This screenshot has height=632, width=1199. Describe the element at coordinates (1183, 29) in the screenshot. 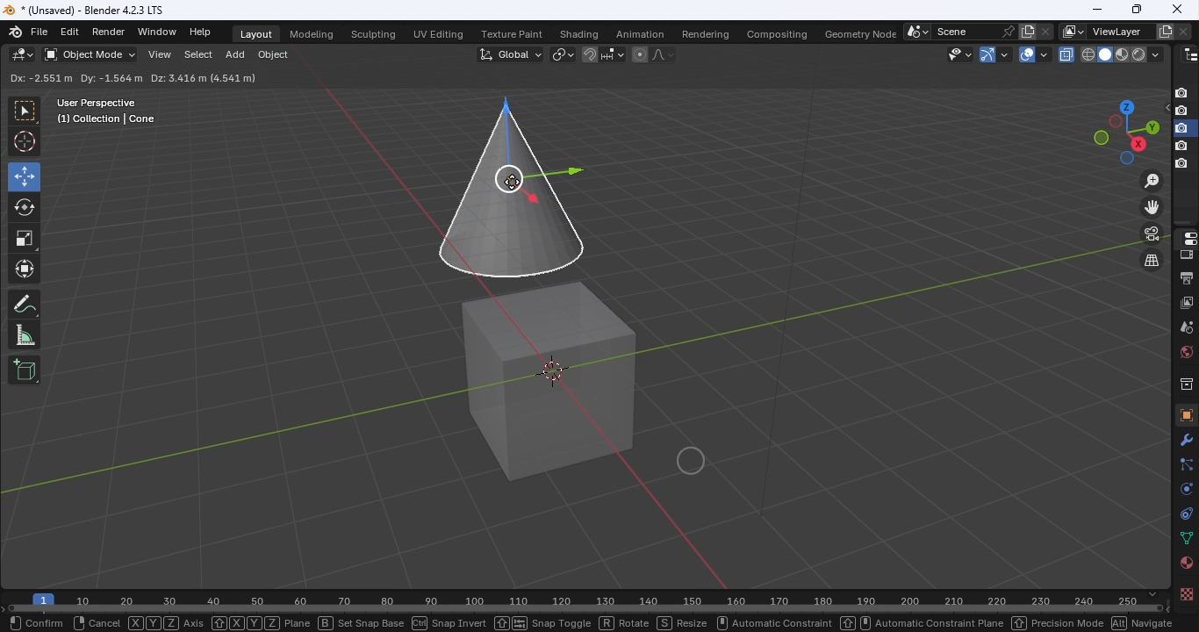

I see `Remove view layer` at that location.